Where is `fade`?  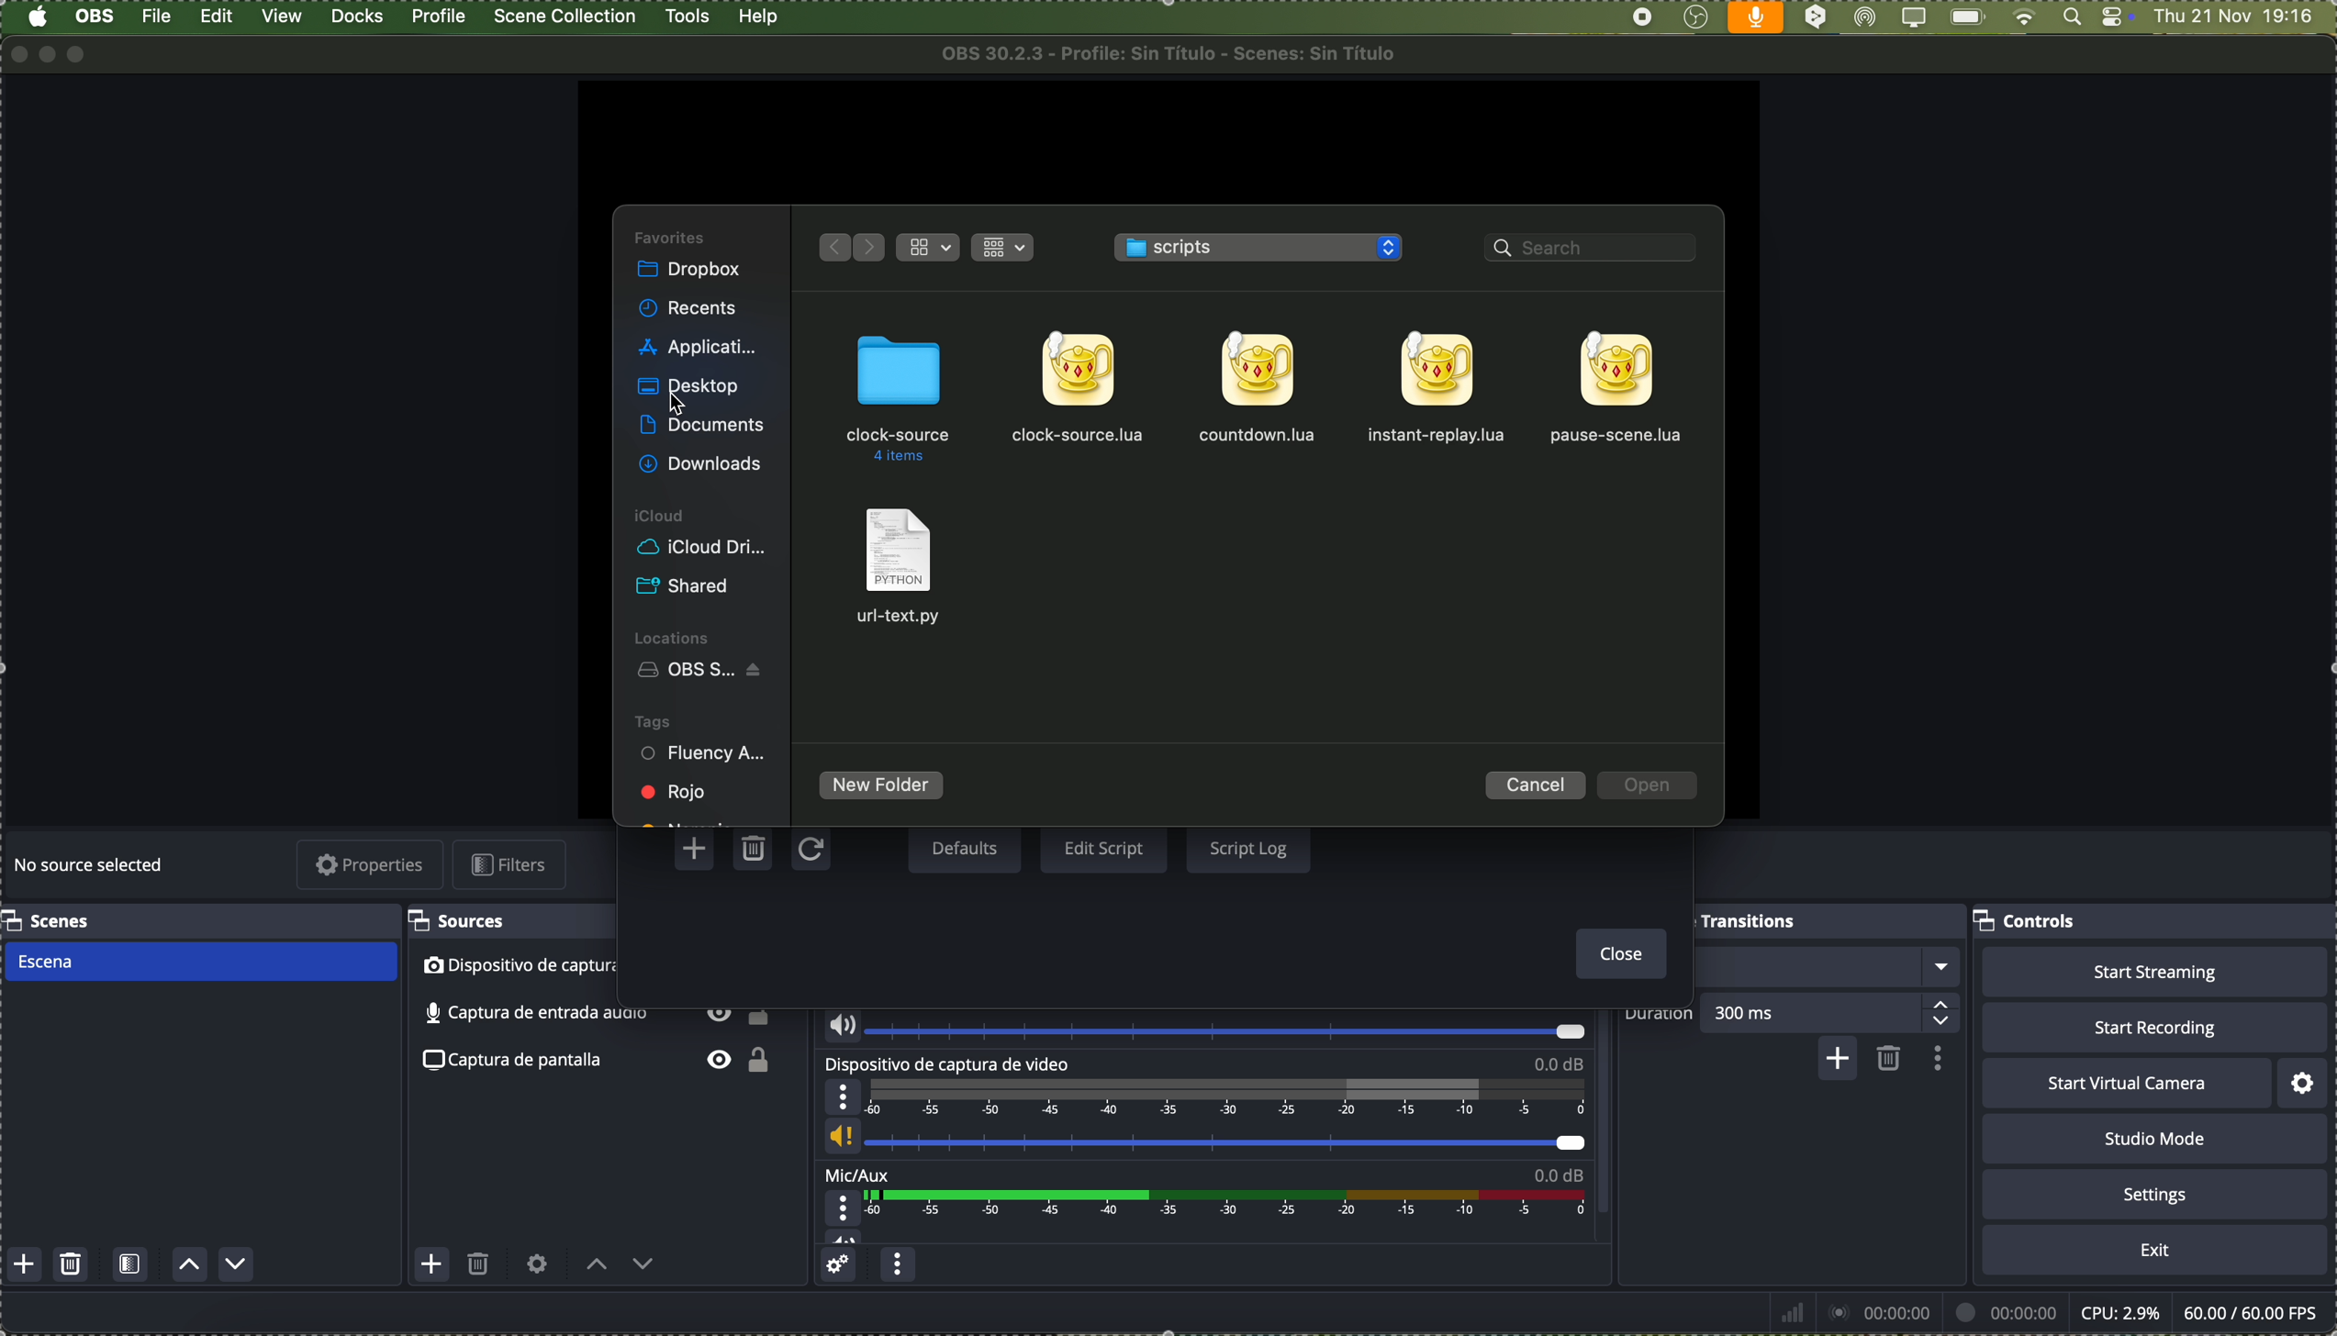
fade is located at coordinates (1793, 967).